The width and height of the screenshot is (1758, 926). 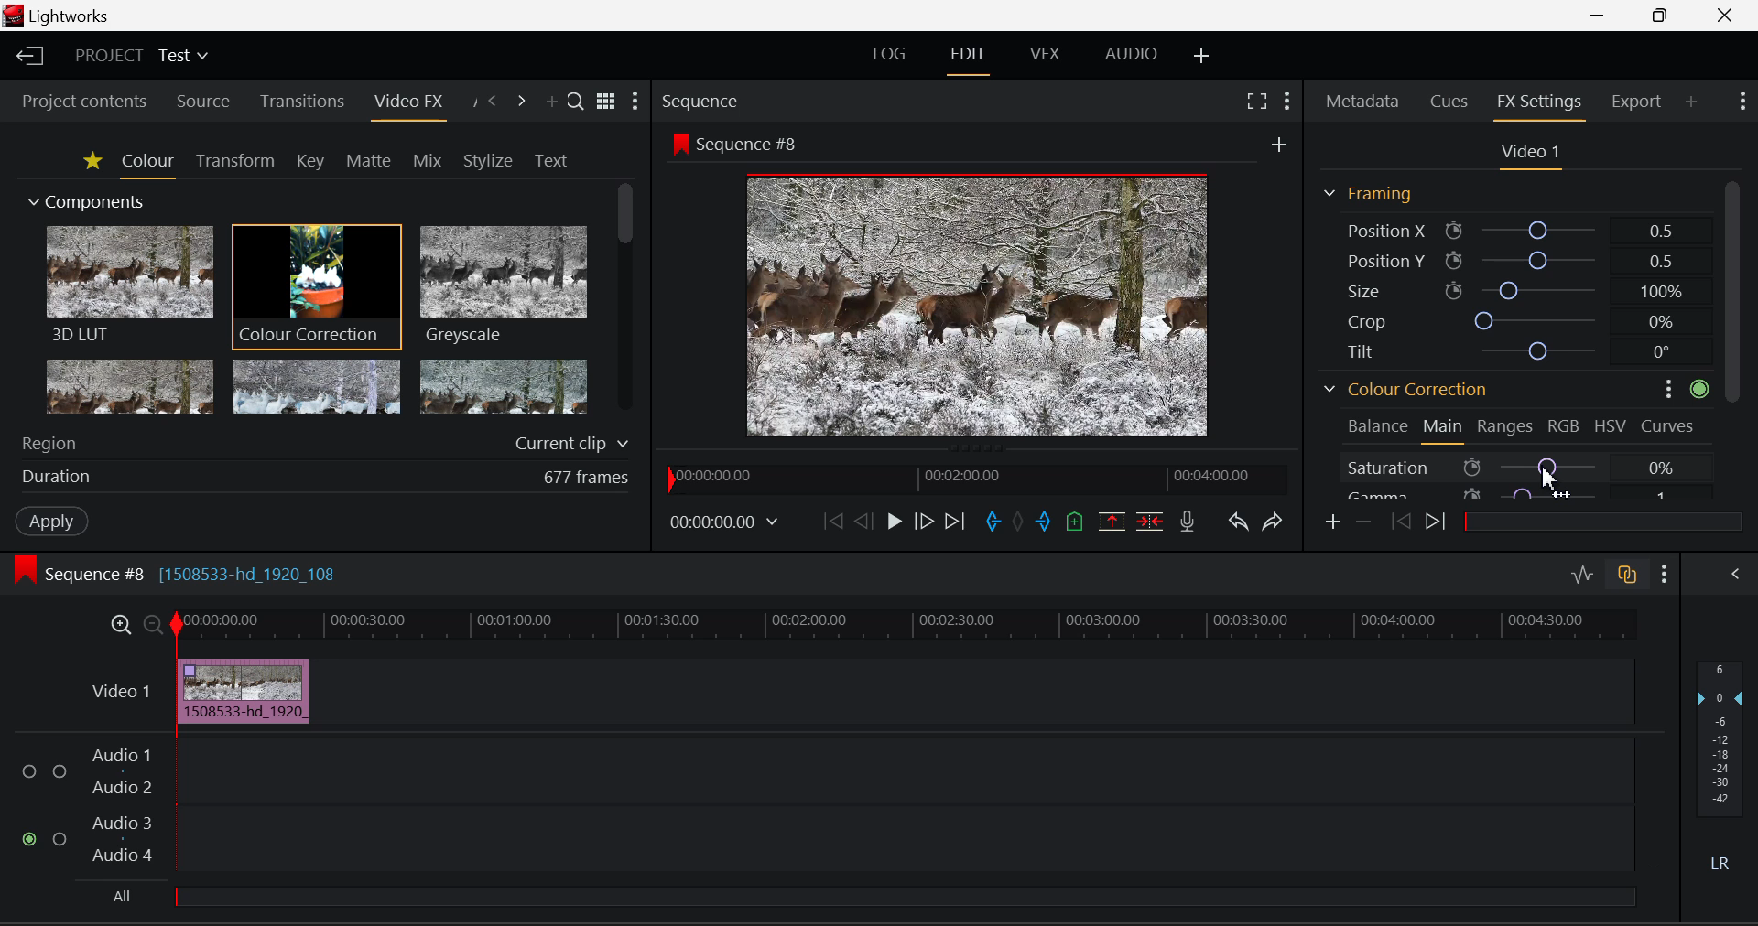 I want to click on EDIT Layout Open, so click(x=969, y=59).